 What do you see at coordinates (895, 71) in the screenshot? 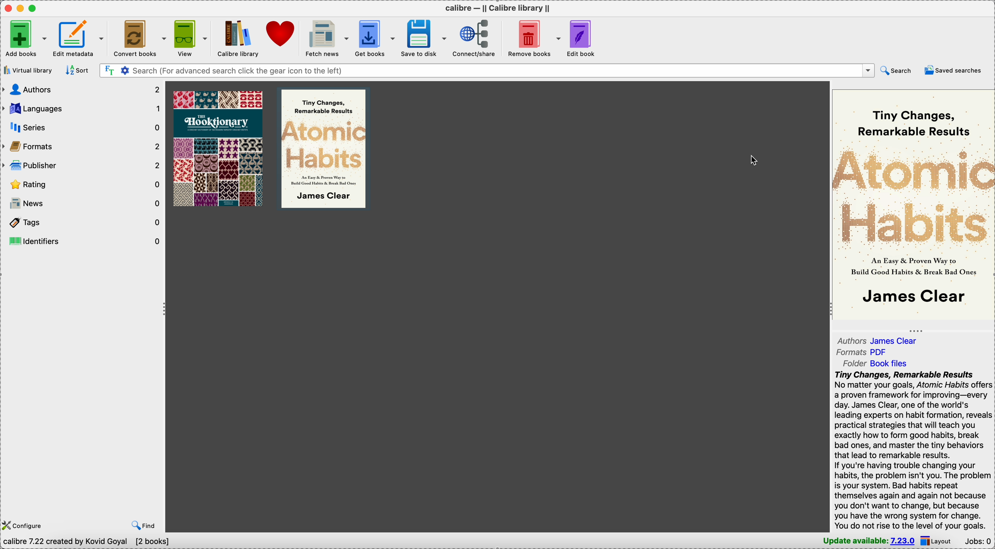
I see `search` at bounding box center [895, 71].